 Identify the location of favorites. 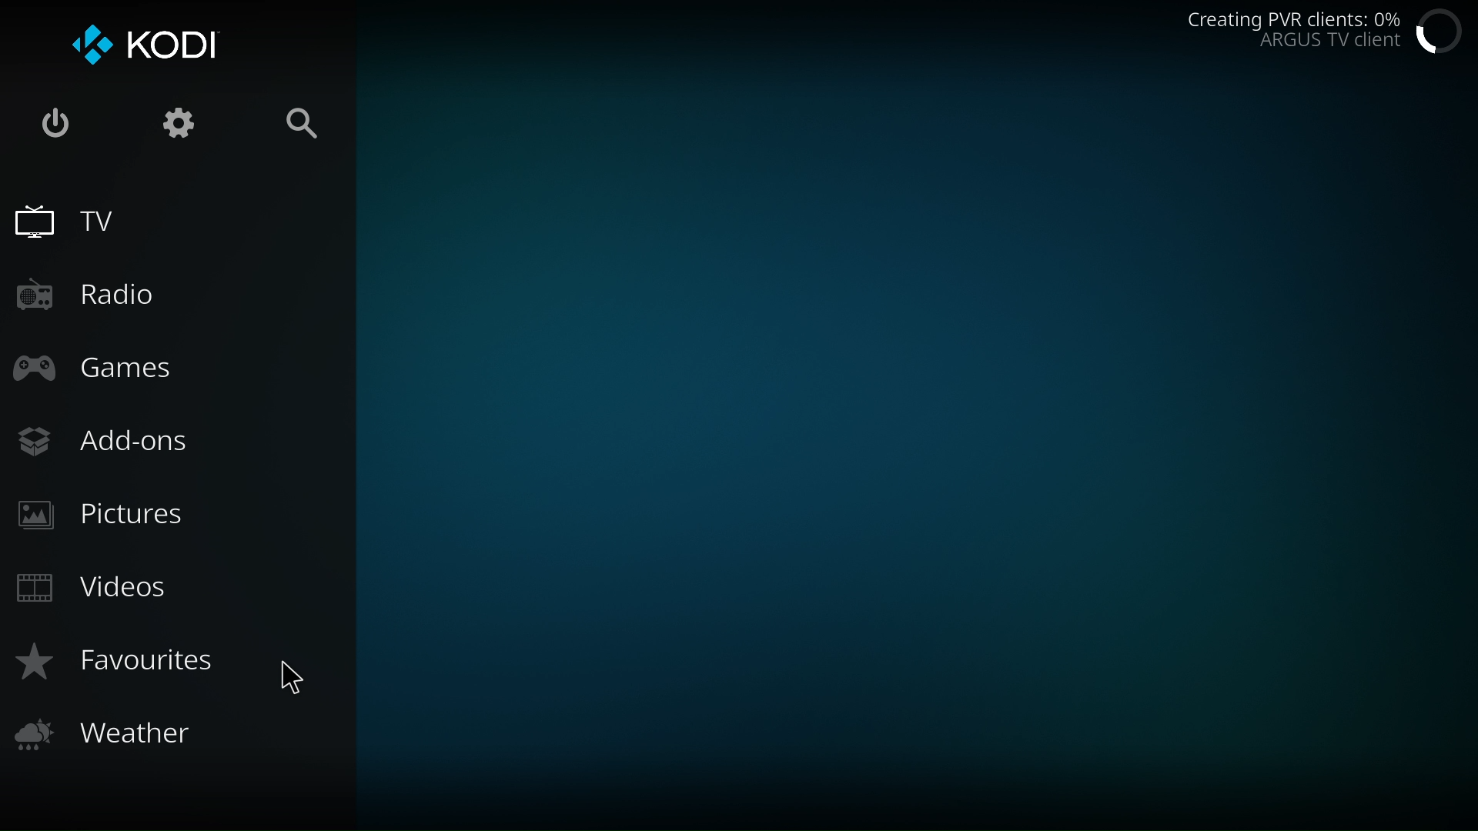
(125, 666).